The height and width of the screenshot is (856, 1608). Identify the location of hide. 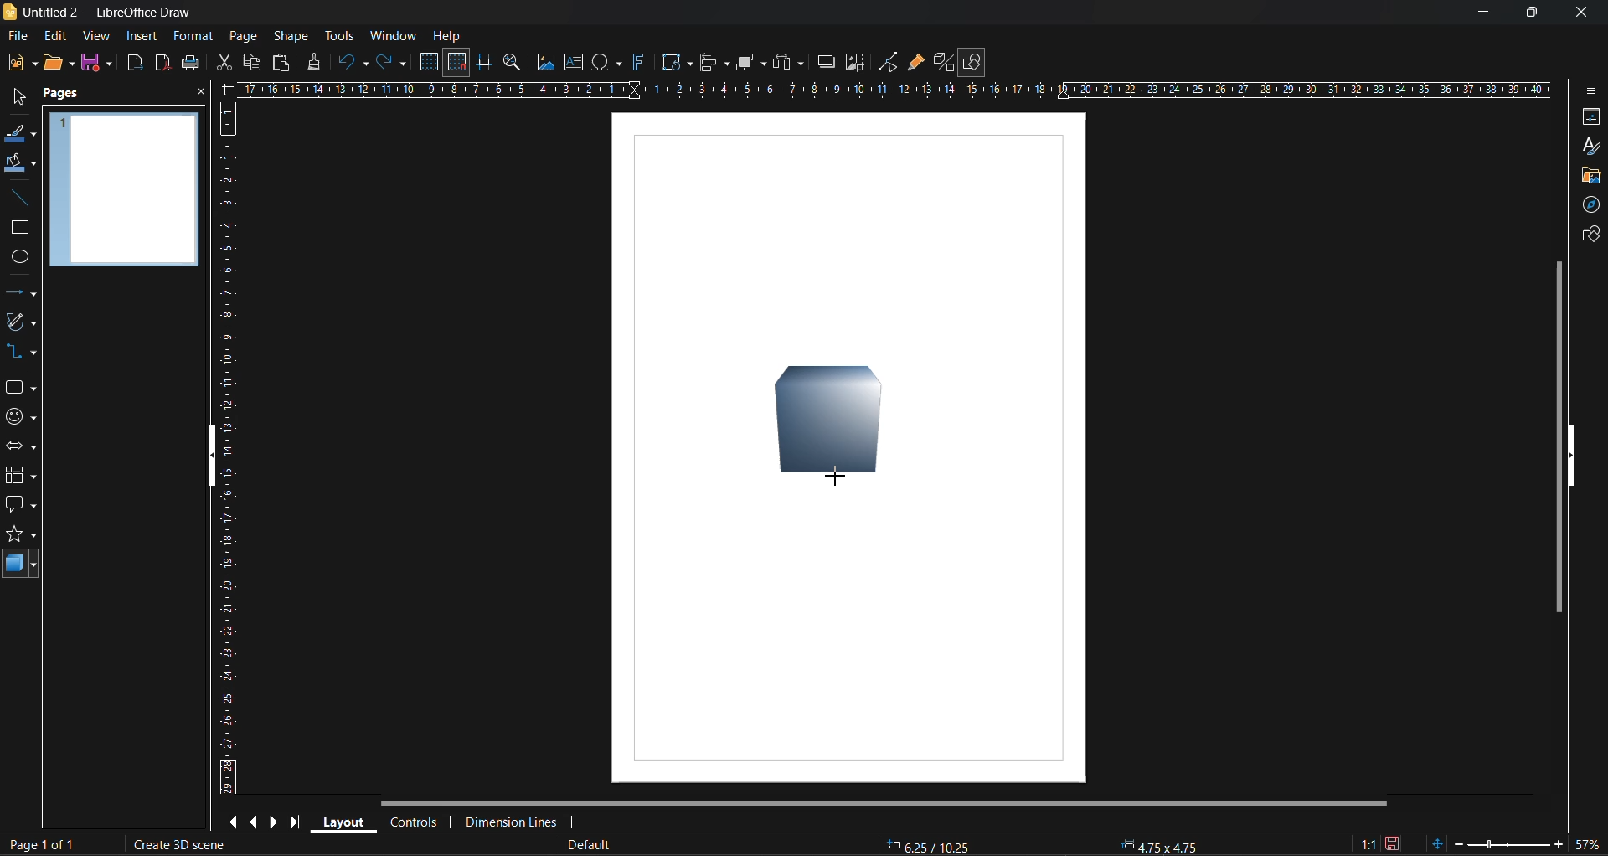
(219, 456).